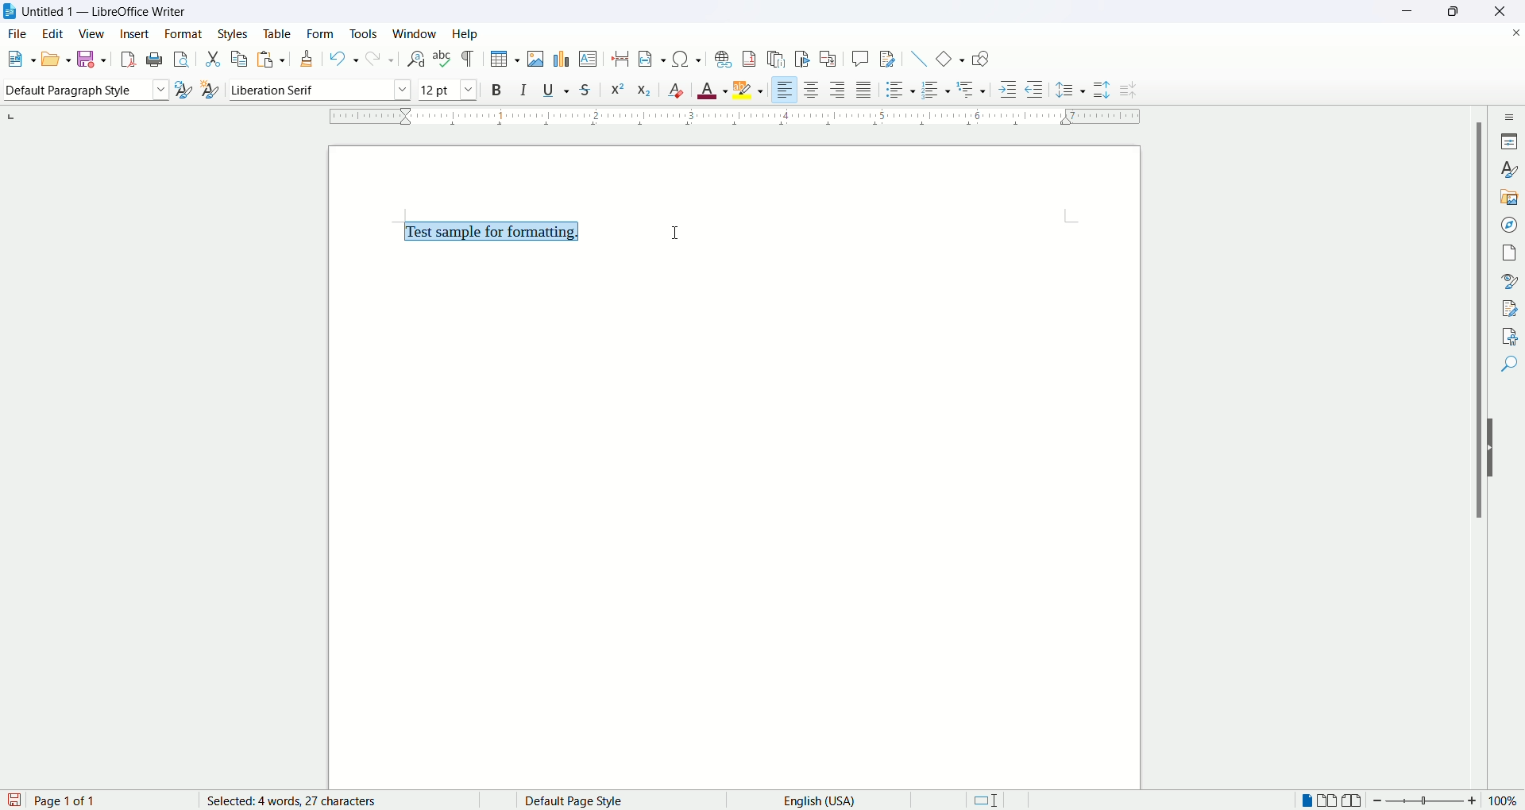  What do you see at coordinates (620, 56) in the screenshot?
I see `page break` at bounding box center [620, 56].